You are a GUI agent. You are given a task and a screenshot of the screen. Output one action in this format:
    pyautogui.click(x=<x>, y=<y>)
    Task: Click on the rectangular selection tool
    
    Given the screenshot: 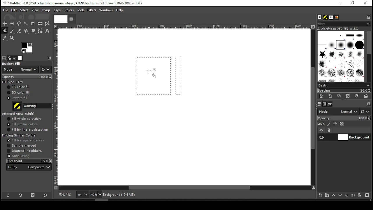 What is the action you would take?
    pyautogui.click(x=13, y=24)
    